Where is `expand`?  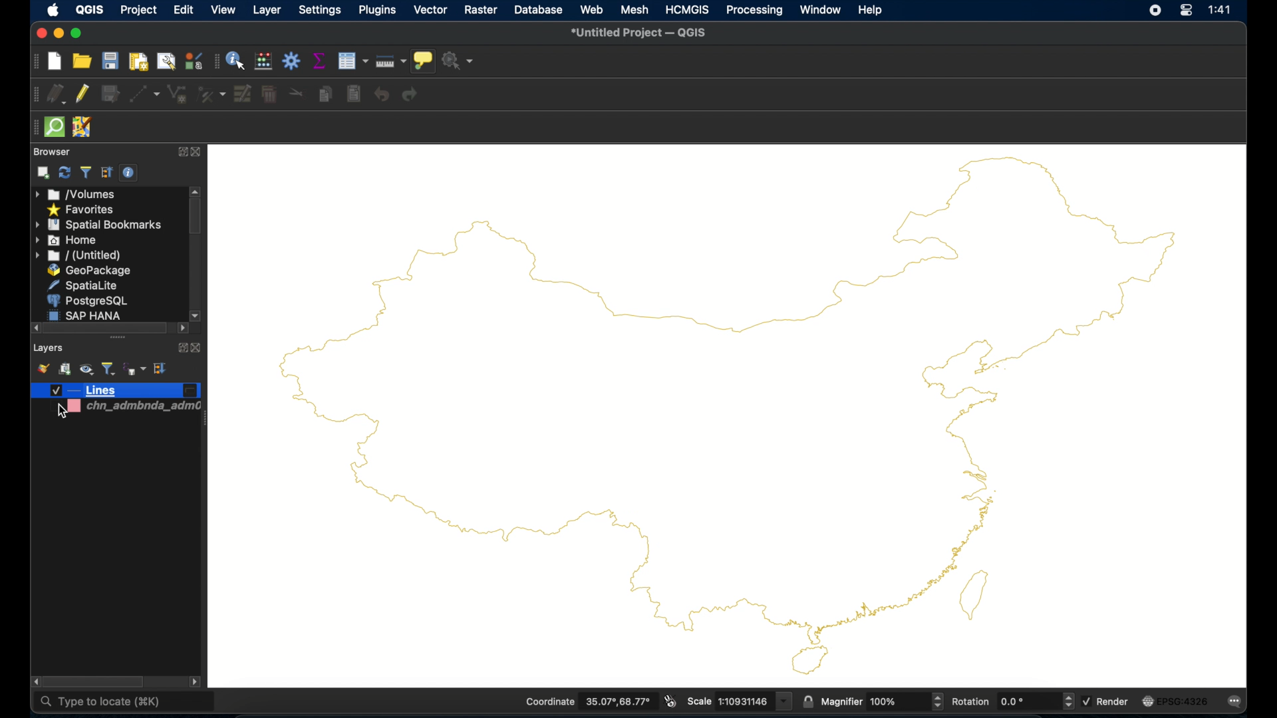 expand is located at coordinates (179, 153).